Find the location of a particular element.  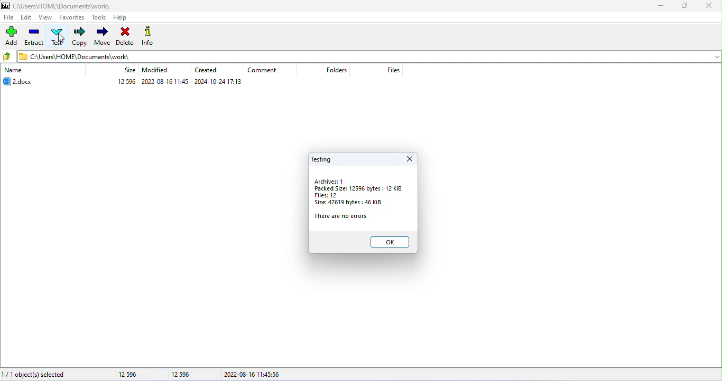

created is located at coordinates (208, 70).